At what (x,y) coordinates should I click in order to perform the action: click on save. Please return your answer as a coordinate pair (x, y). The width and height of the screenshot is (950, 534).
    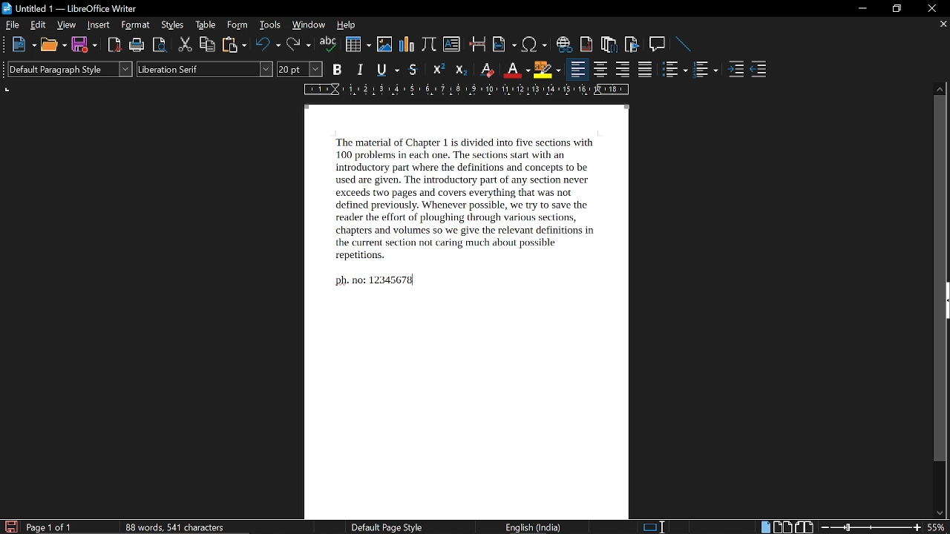
    Looking at the image, I should click on (84, 44).